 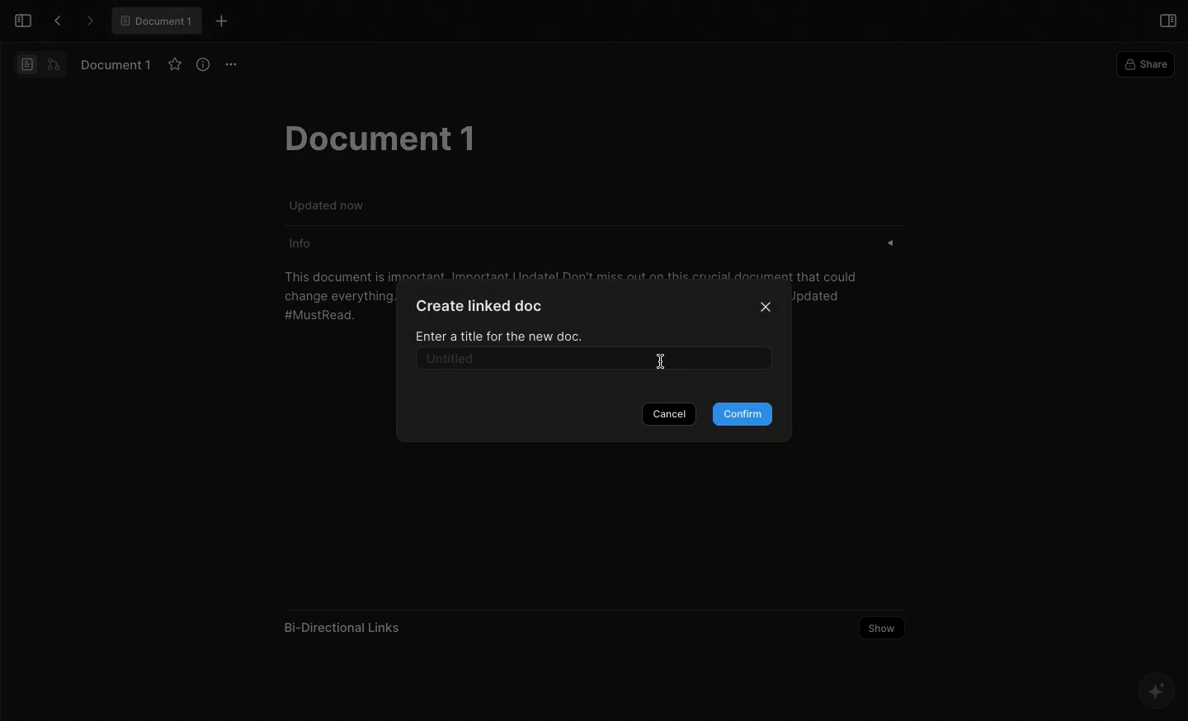 What do you see at coordinates (766, 308) in the screenshot?
I see `Close` at bounding box center [766, 308].